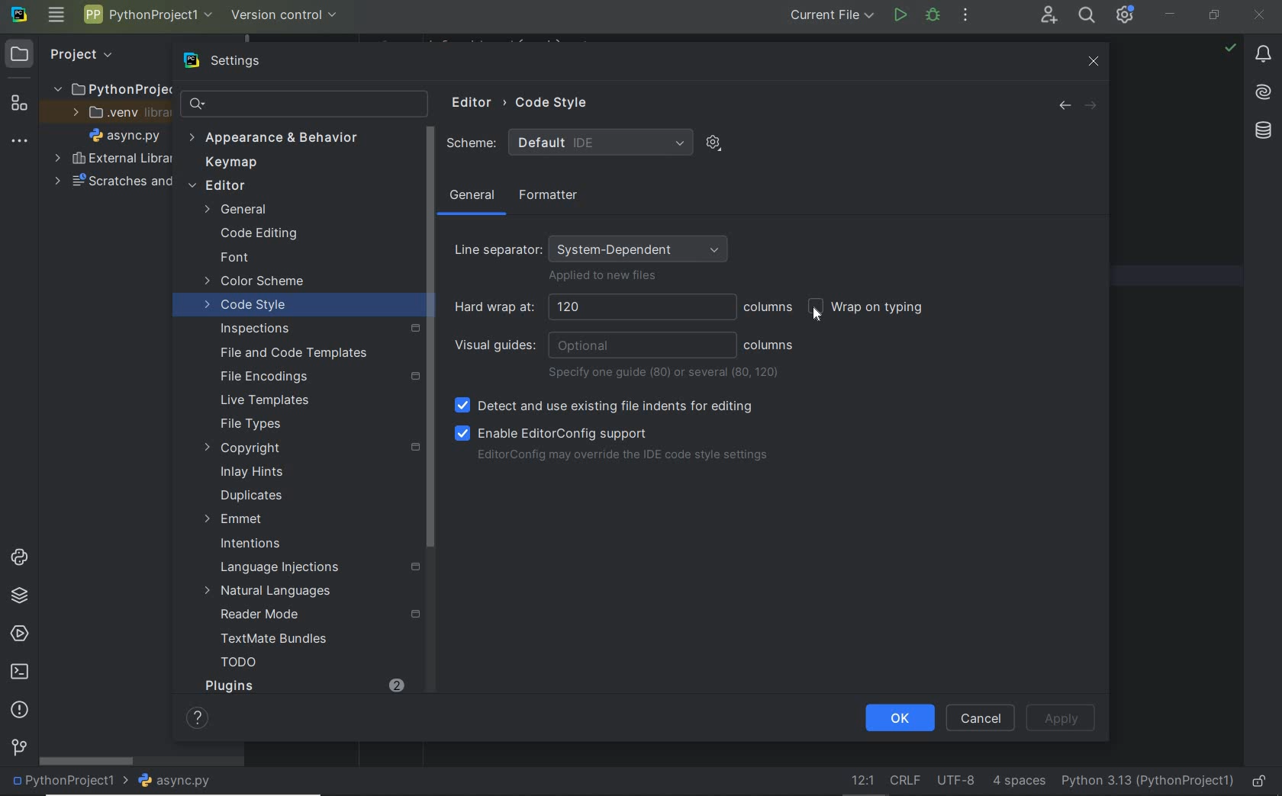 Image resolution: width=1282 pixels, height=796 pixels. What do you see at coordinates (20, 142) in the screenshot?
I see `more tool windows` at bounding box center [20, 142].